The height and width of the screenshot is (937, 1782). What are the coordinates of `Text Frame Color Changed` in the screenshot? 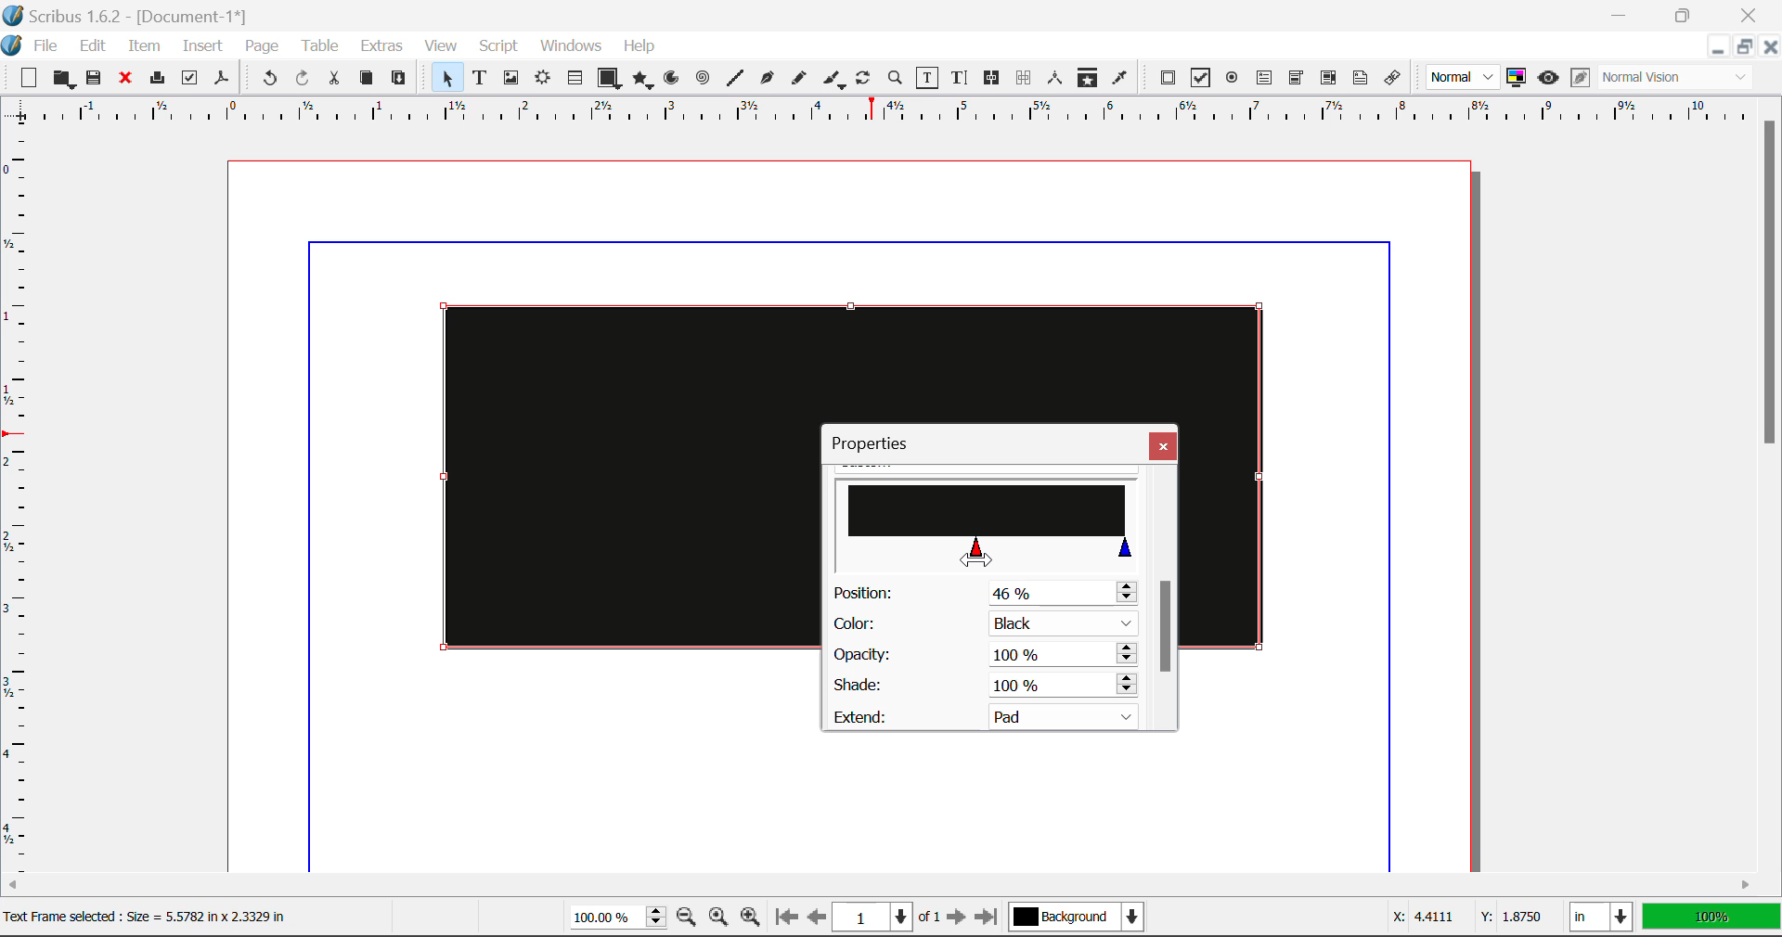 It's located at (601, 475).